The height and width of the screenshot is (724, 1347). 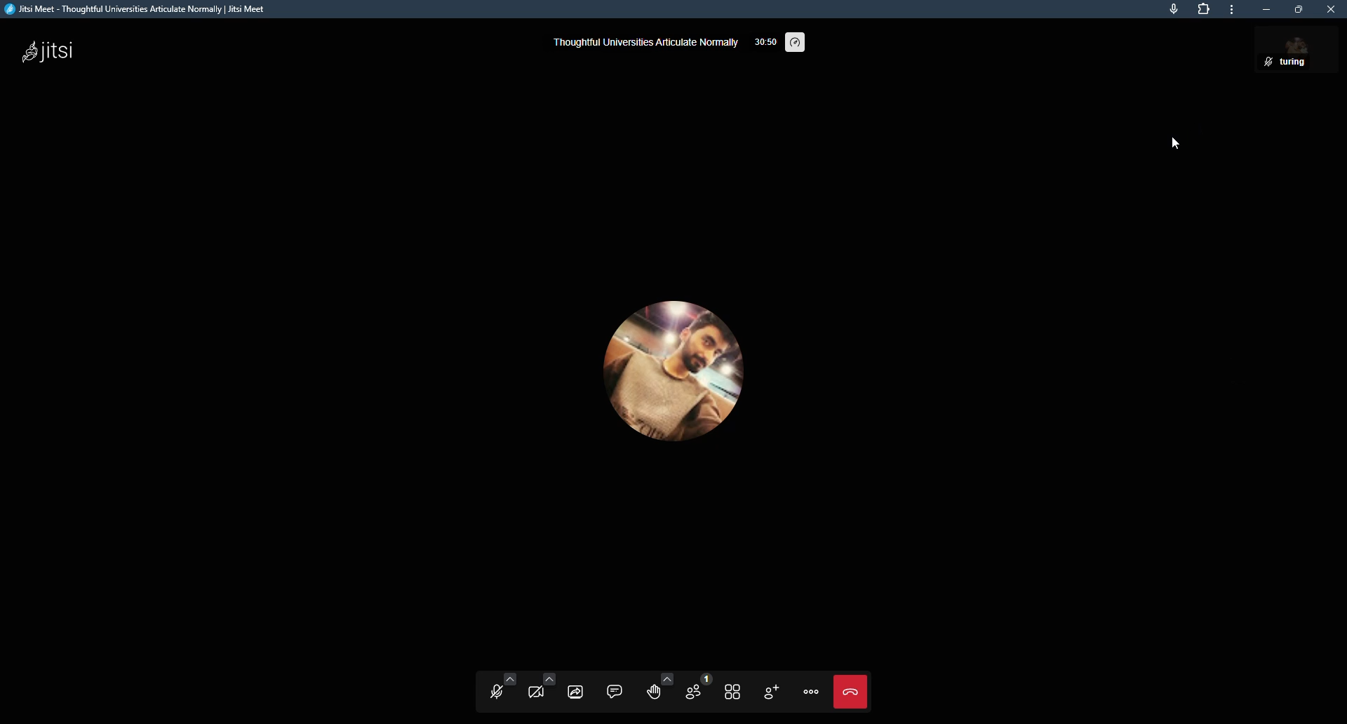 What do you see at coordinates (733, 691) in the screenshot?
I see `toggle title view` at bounding box center [733, 691].